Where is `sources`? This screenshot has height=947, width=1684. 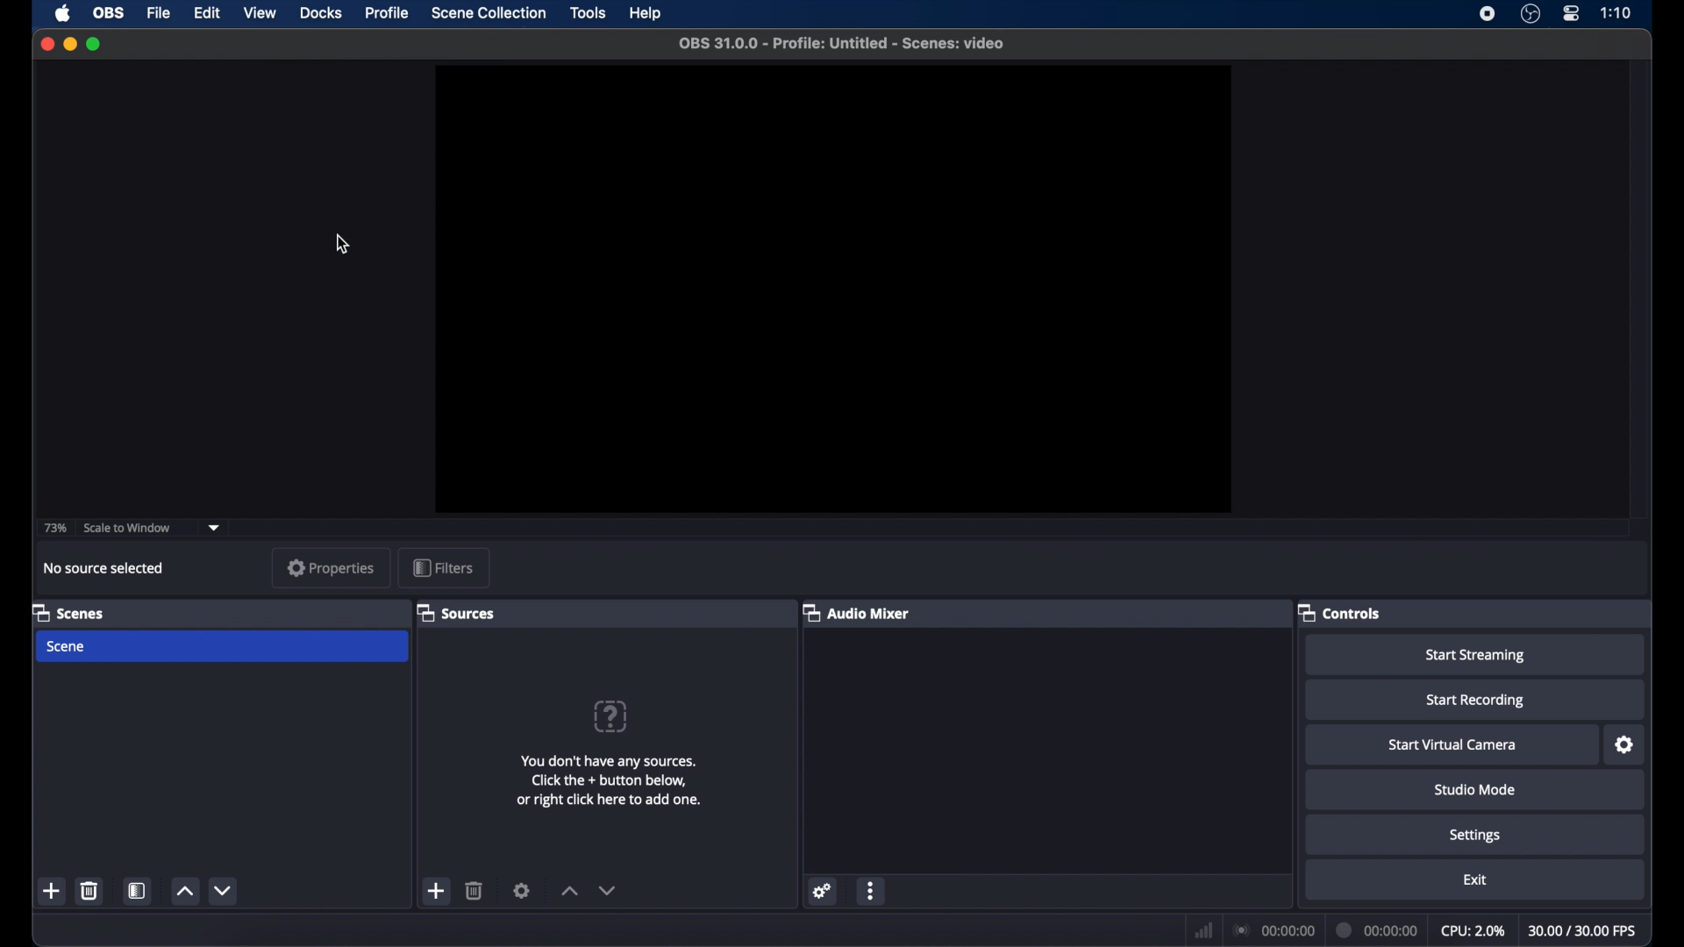 sources is located at coordinates (468, 612).